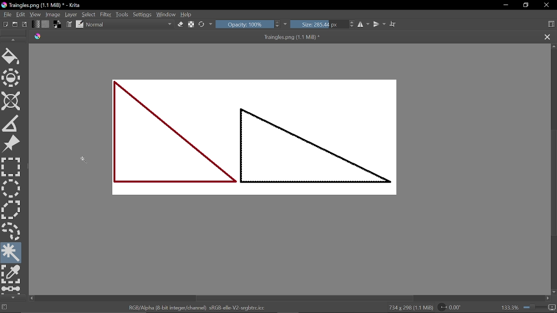 Image resolution: width=557 pixels, height=313 pixels. Describe the element at coordinates (10, 124) in the screenshot. I see `Measure the distance between two points` at that location.